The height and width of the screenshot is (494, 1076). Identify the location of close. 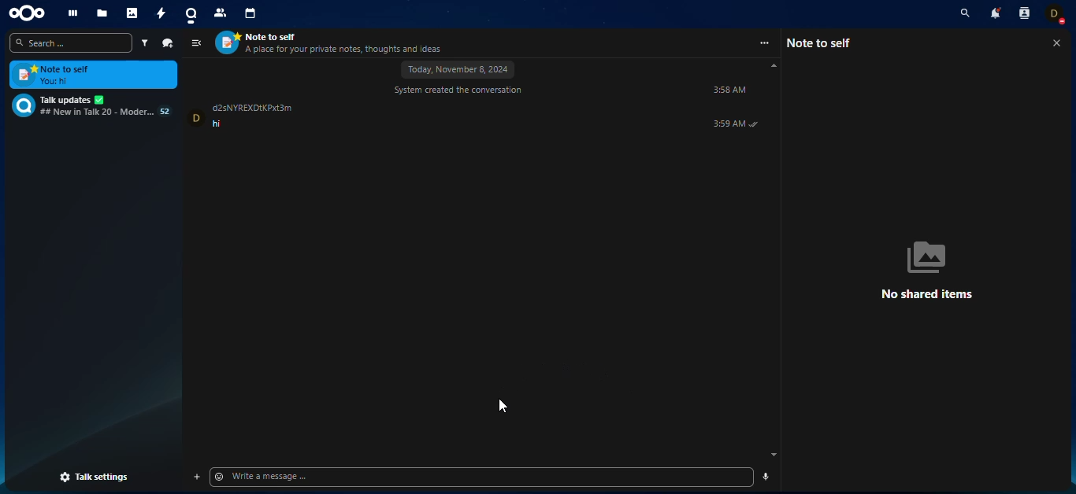
(1056, 44).